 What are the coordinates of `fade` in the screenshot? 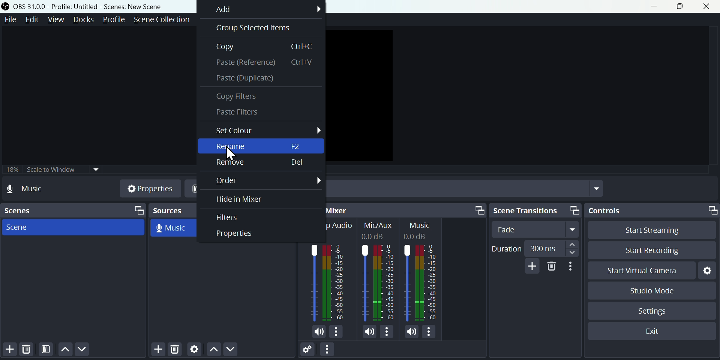 It's located at (538, 230).